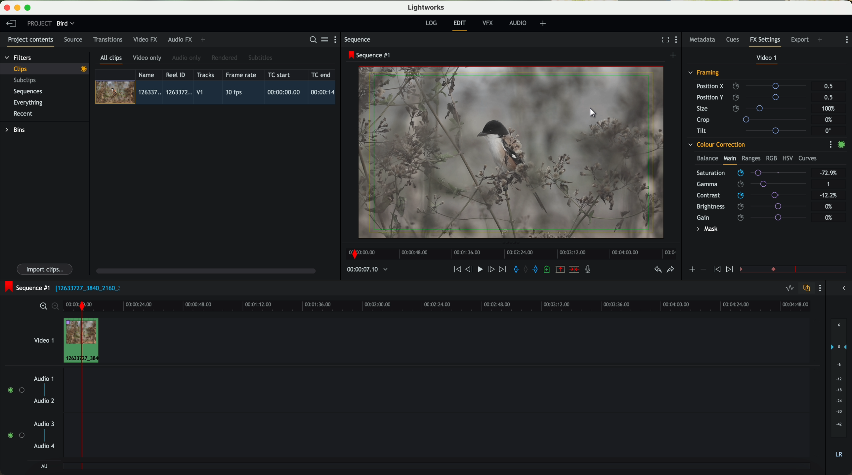 The image size is (852, 475). I want to click on create a new sequence, so click(674, 56).